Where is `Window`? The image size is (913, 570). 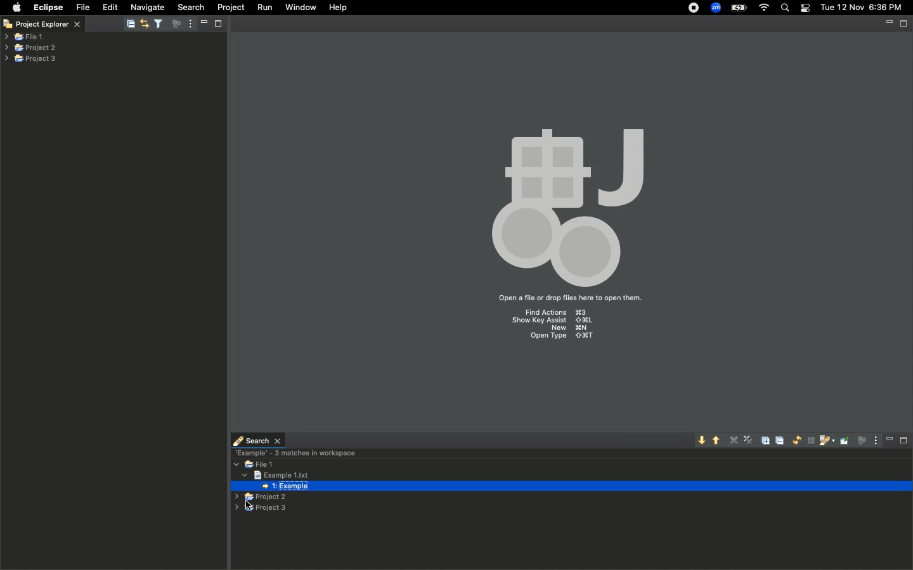
Window is located at coordinates (298, 7).